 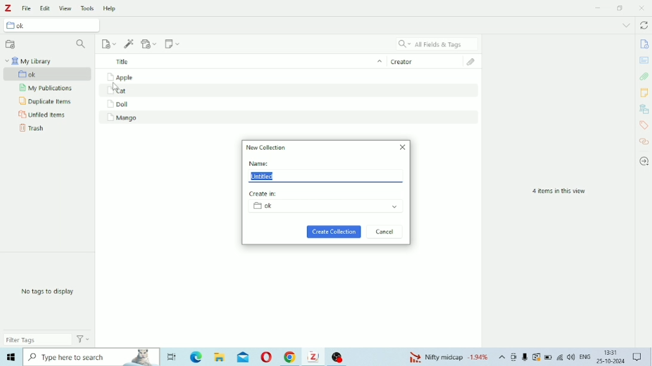 What do you see at coordinates (109, 44) in the screenshot?
I see `New Item` at bounding box center [109, 44].